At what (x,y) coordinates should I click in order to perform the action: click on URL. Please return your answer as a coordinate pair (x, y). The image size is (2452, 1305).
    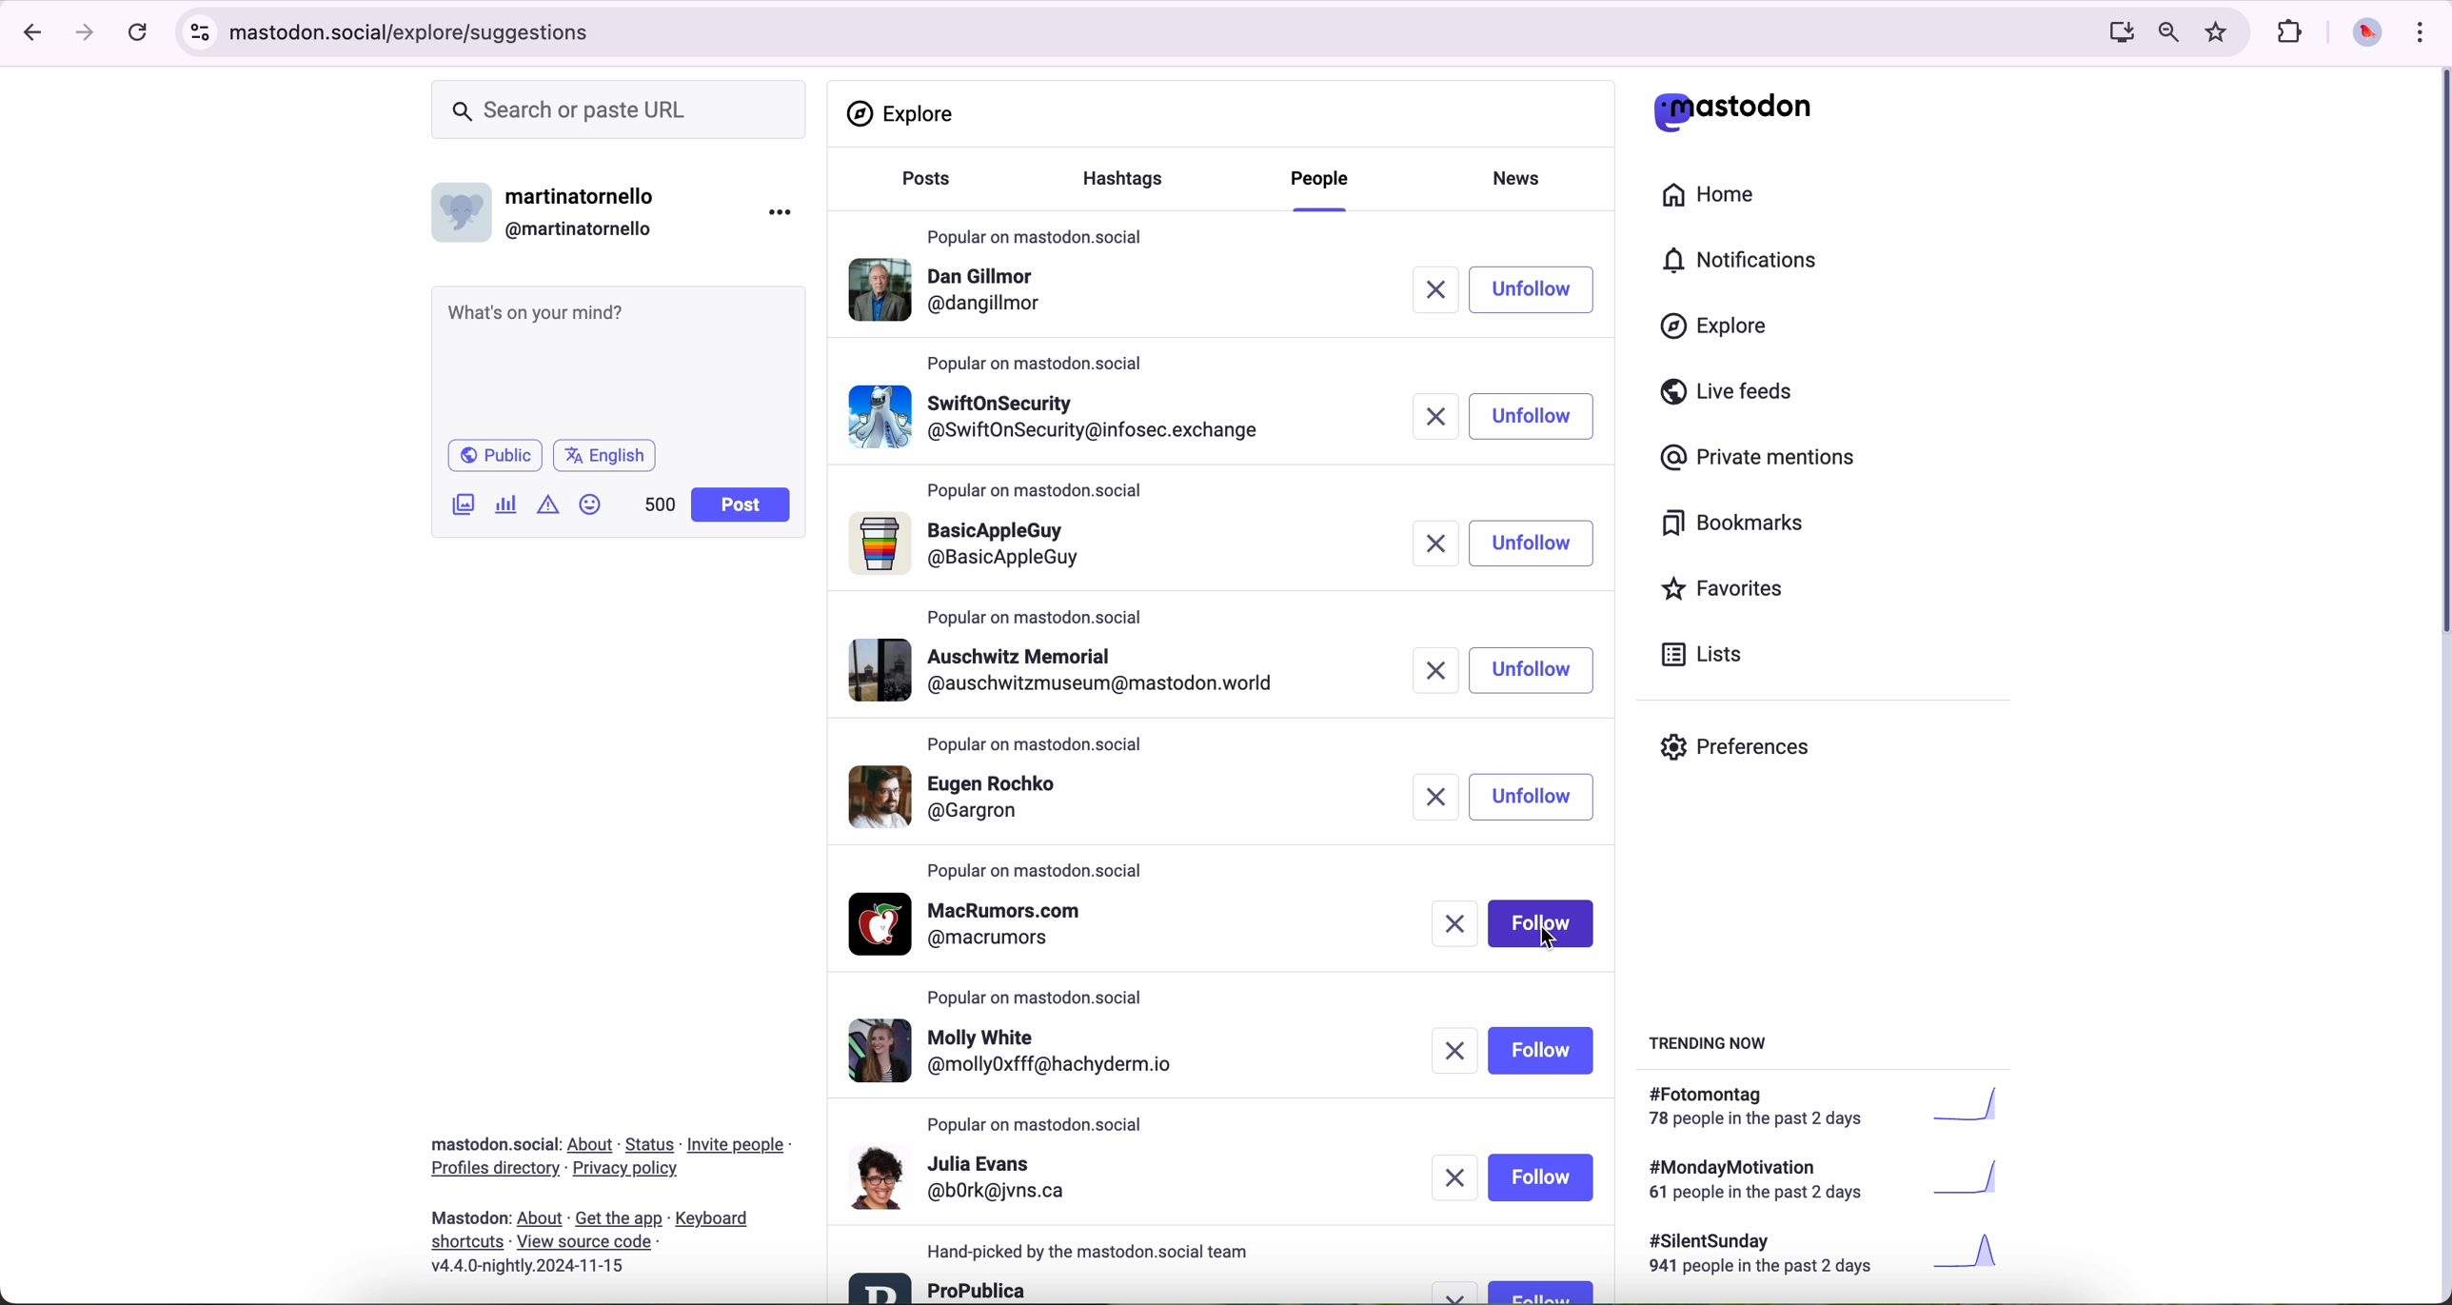
    Looking at the image, I should click on (418, 30).